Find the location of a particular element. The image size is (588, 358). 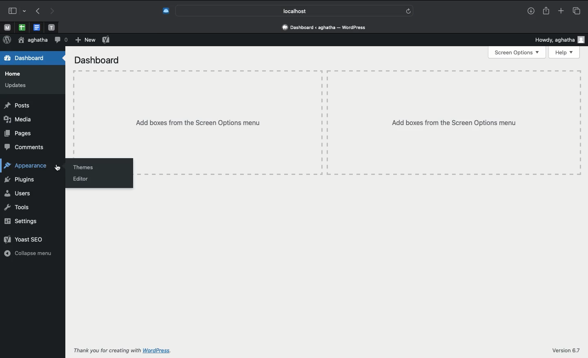

Help is located at coordinates (566, 52).